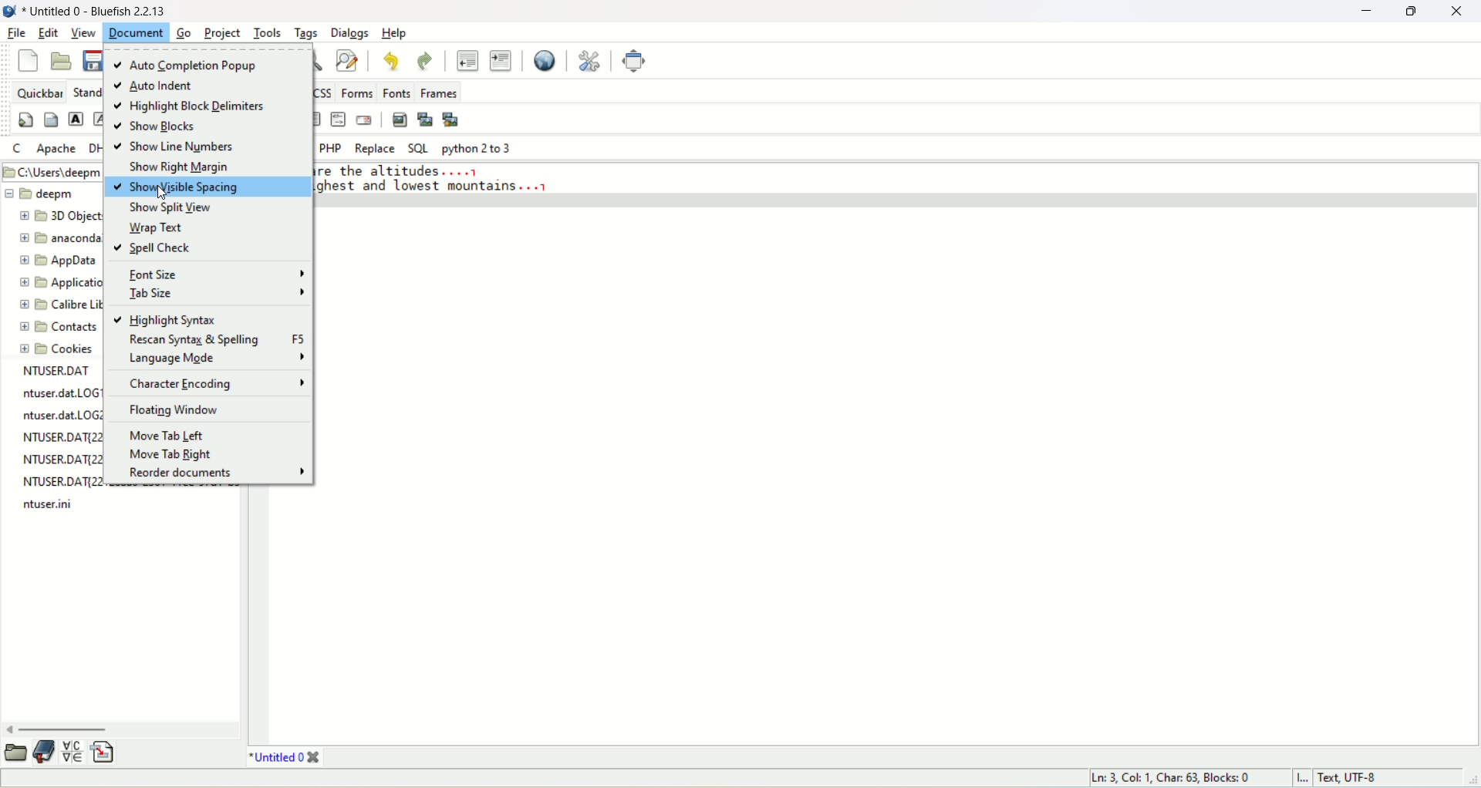  Describe the element at coordinates (47, 752) in the screenshot. I see `documentation` at that location.